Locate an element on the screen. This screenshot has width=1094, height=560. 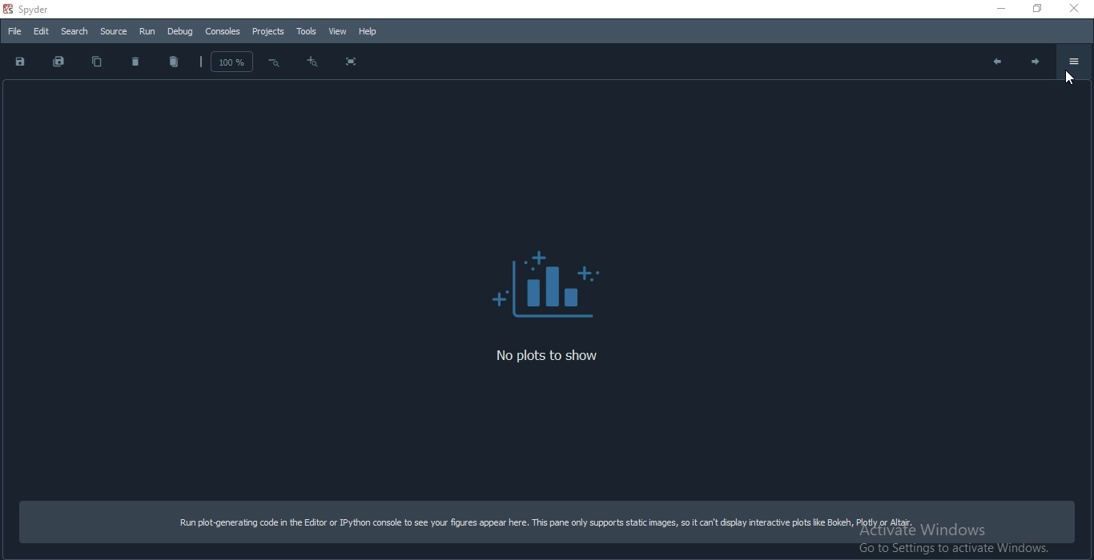
Save is located at coordinates (20, 62).